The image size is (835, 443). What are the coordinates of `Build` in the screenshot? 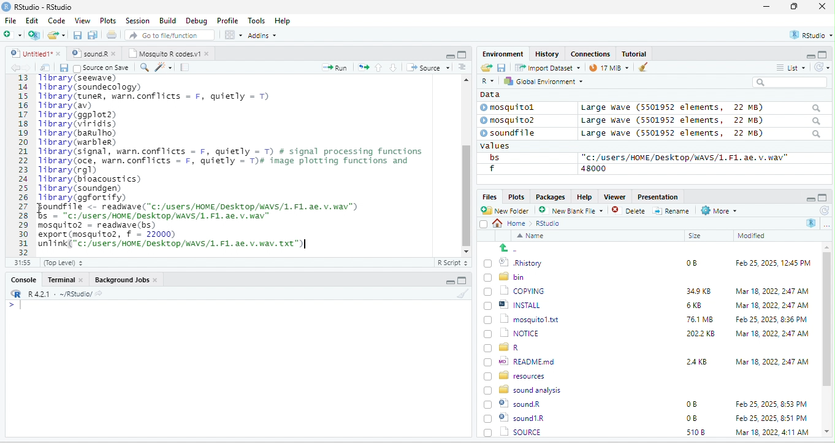 It's located at (168, 20).